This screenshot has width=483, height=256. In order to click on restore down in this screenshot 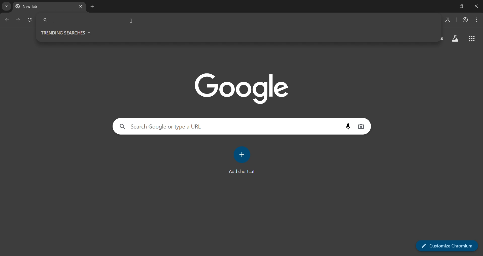, I will do `click(461, 6)`.